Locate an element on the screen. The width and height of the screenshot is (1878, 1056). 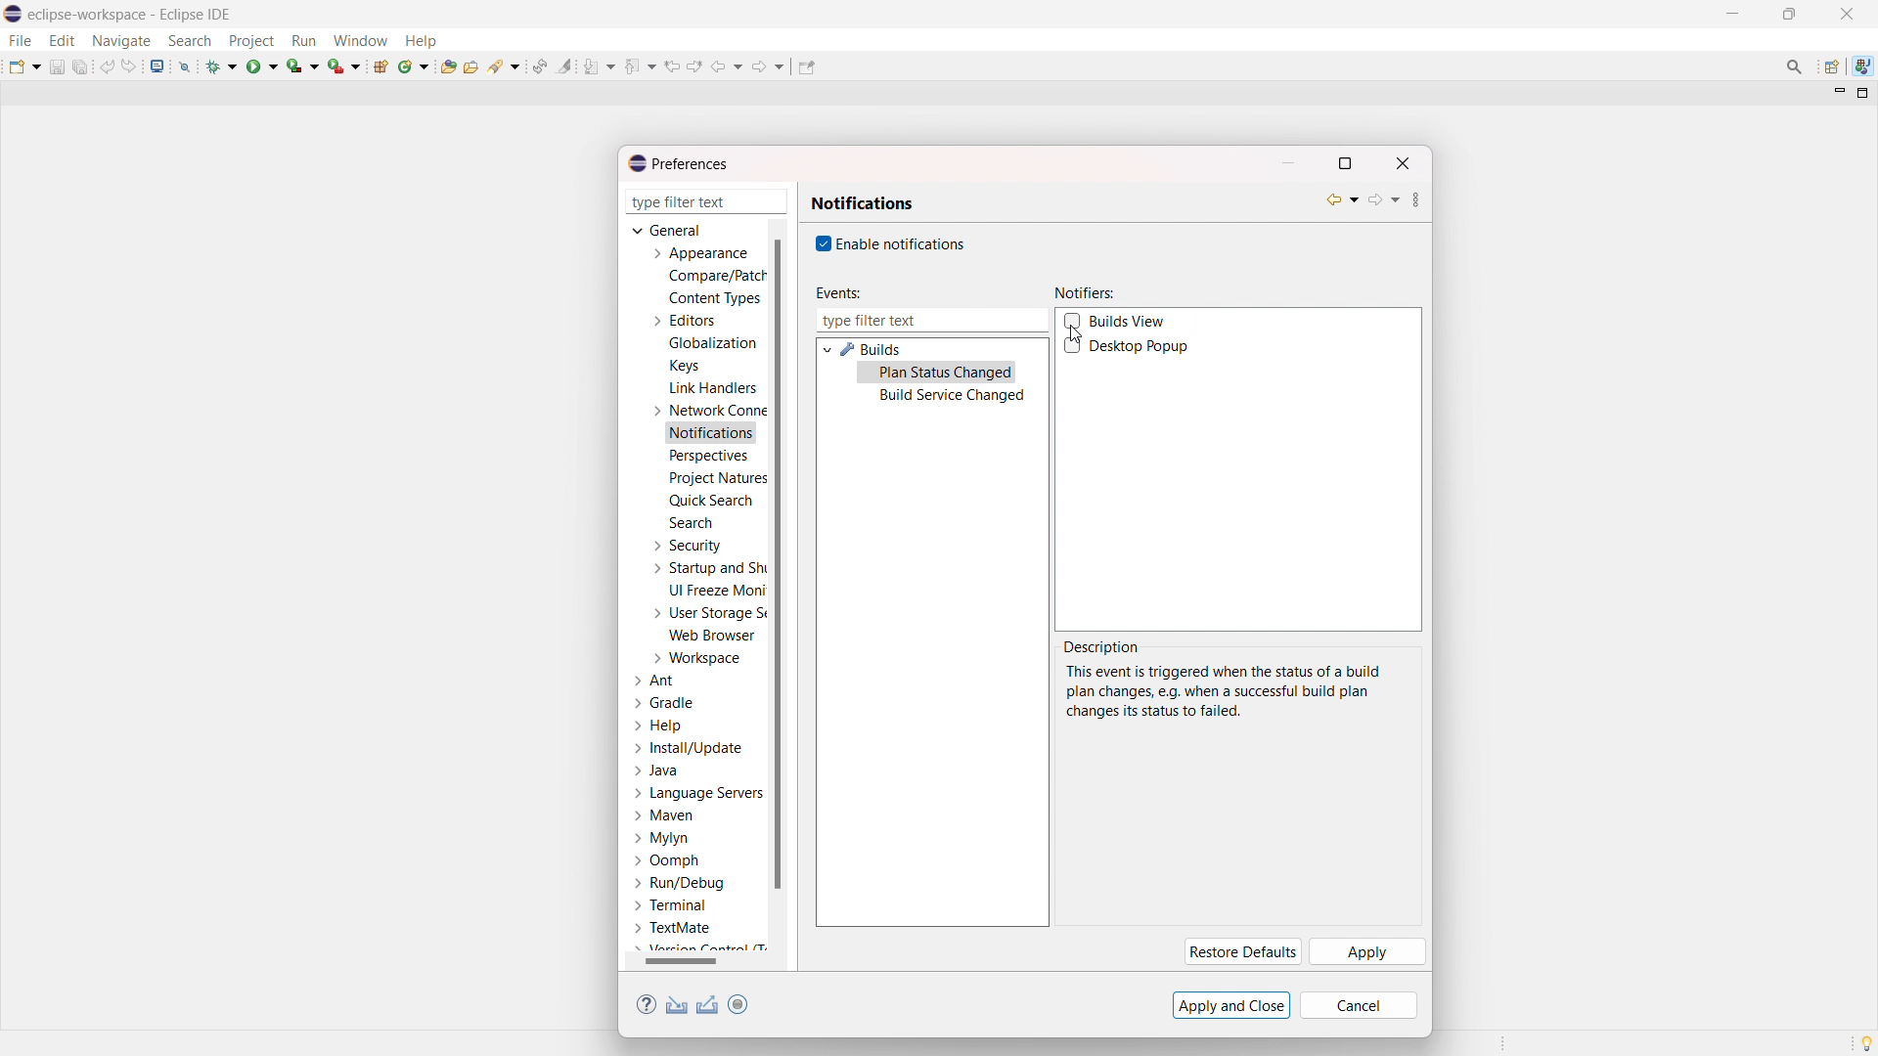
apply and close is located at coordinates (1231, 1005).